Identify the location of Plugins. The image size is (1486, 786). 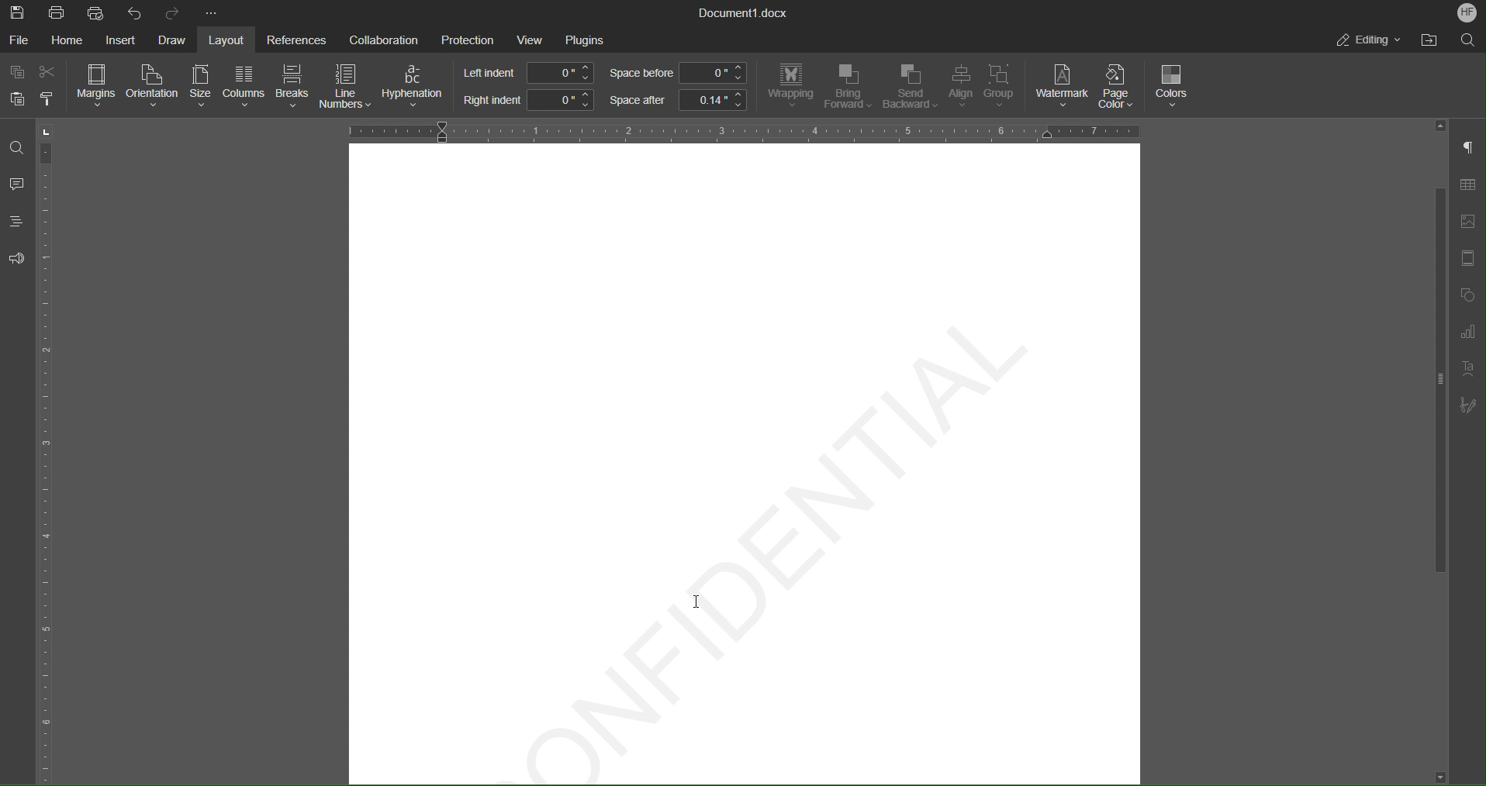
(585, 40).